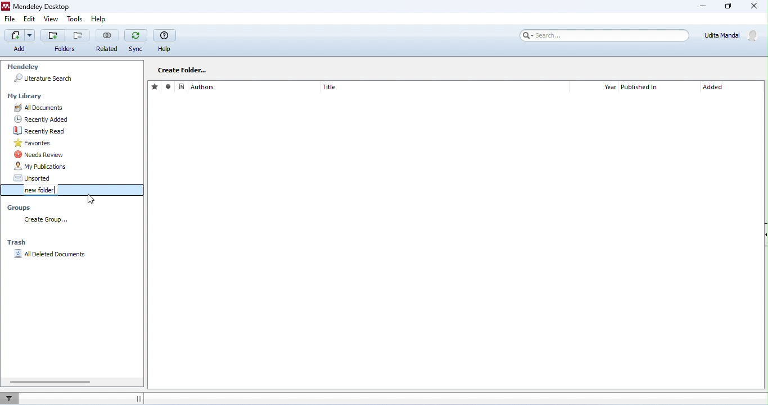 The width and height of the screenshot is (768, 405). What do you see at coordinates (733, 35) in the screenshot?
I see `account details` at bounding box center [733, 35].